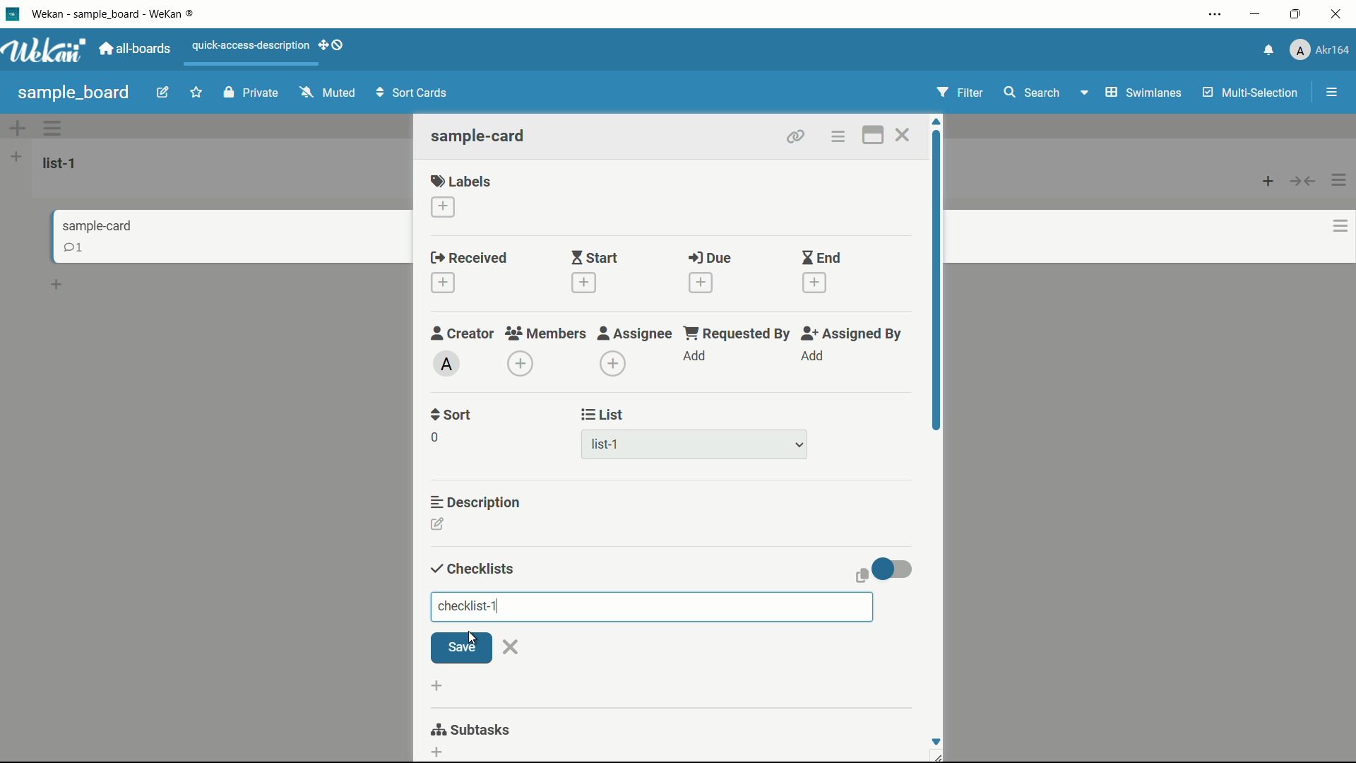 This screenshot has width=1356, height=763. I want to click on Scroll down, so click(936, 741).